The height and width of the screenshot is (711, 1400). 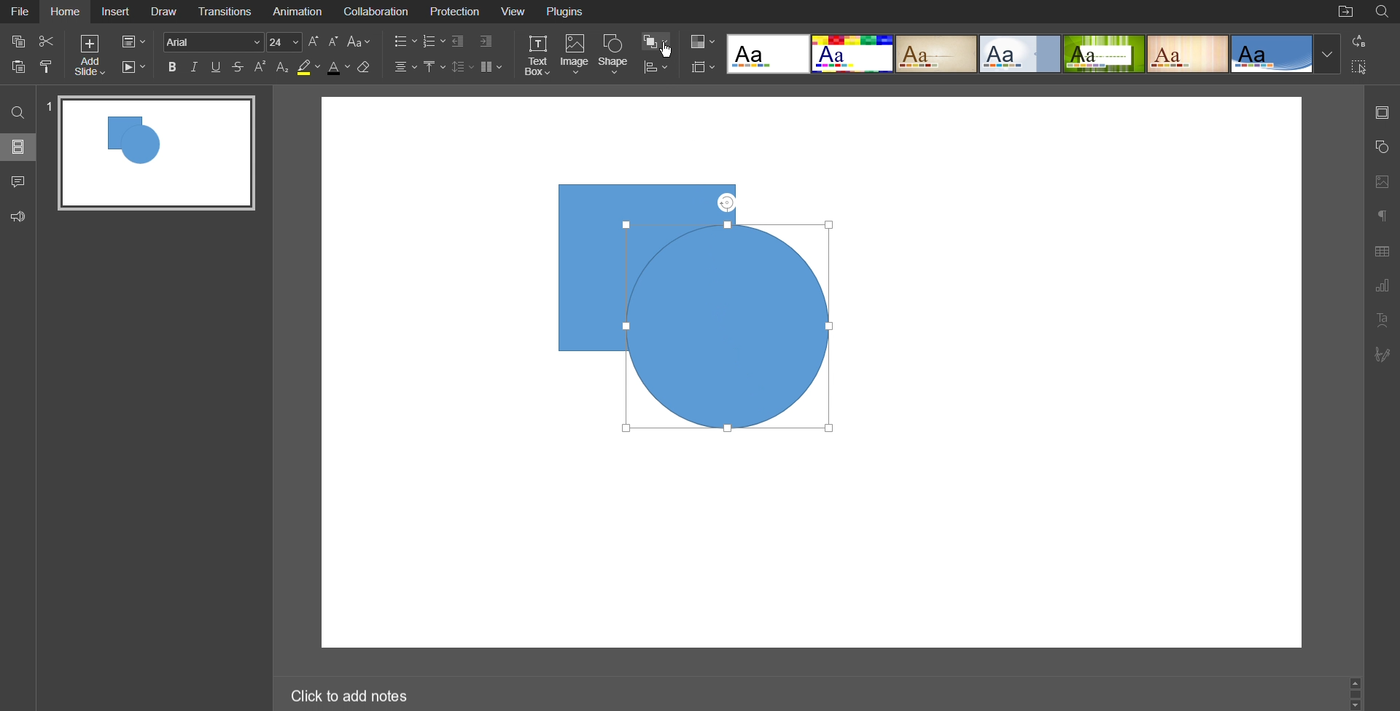 What do you see at coordinates (656, 40) in the screenshot?
I see `Arrange` at bounding box center [656, 40].